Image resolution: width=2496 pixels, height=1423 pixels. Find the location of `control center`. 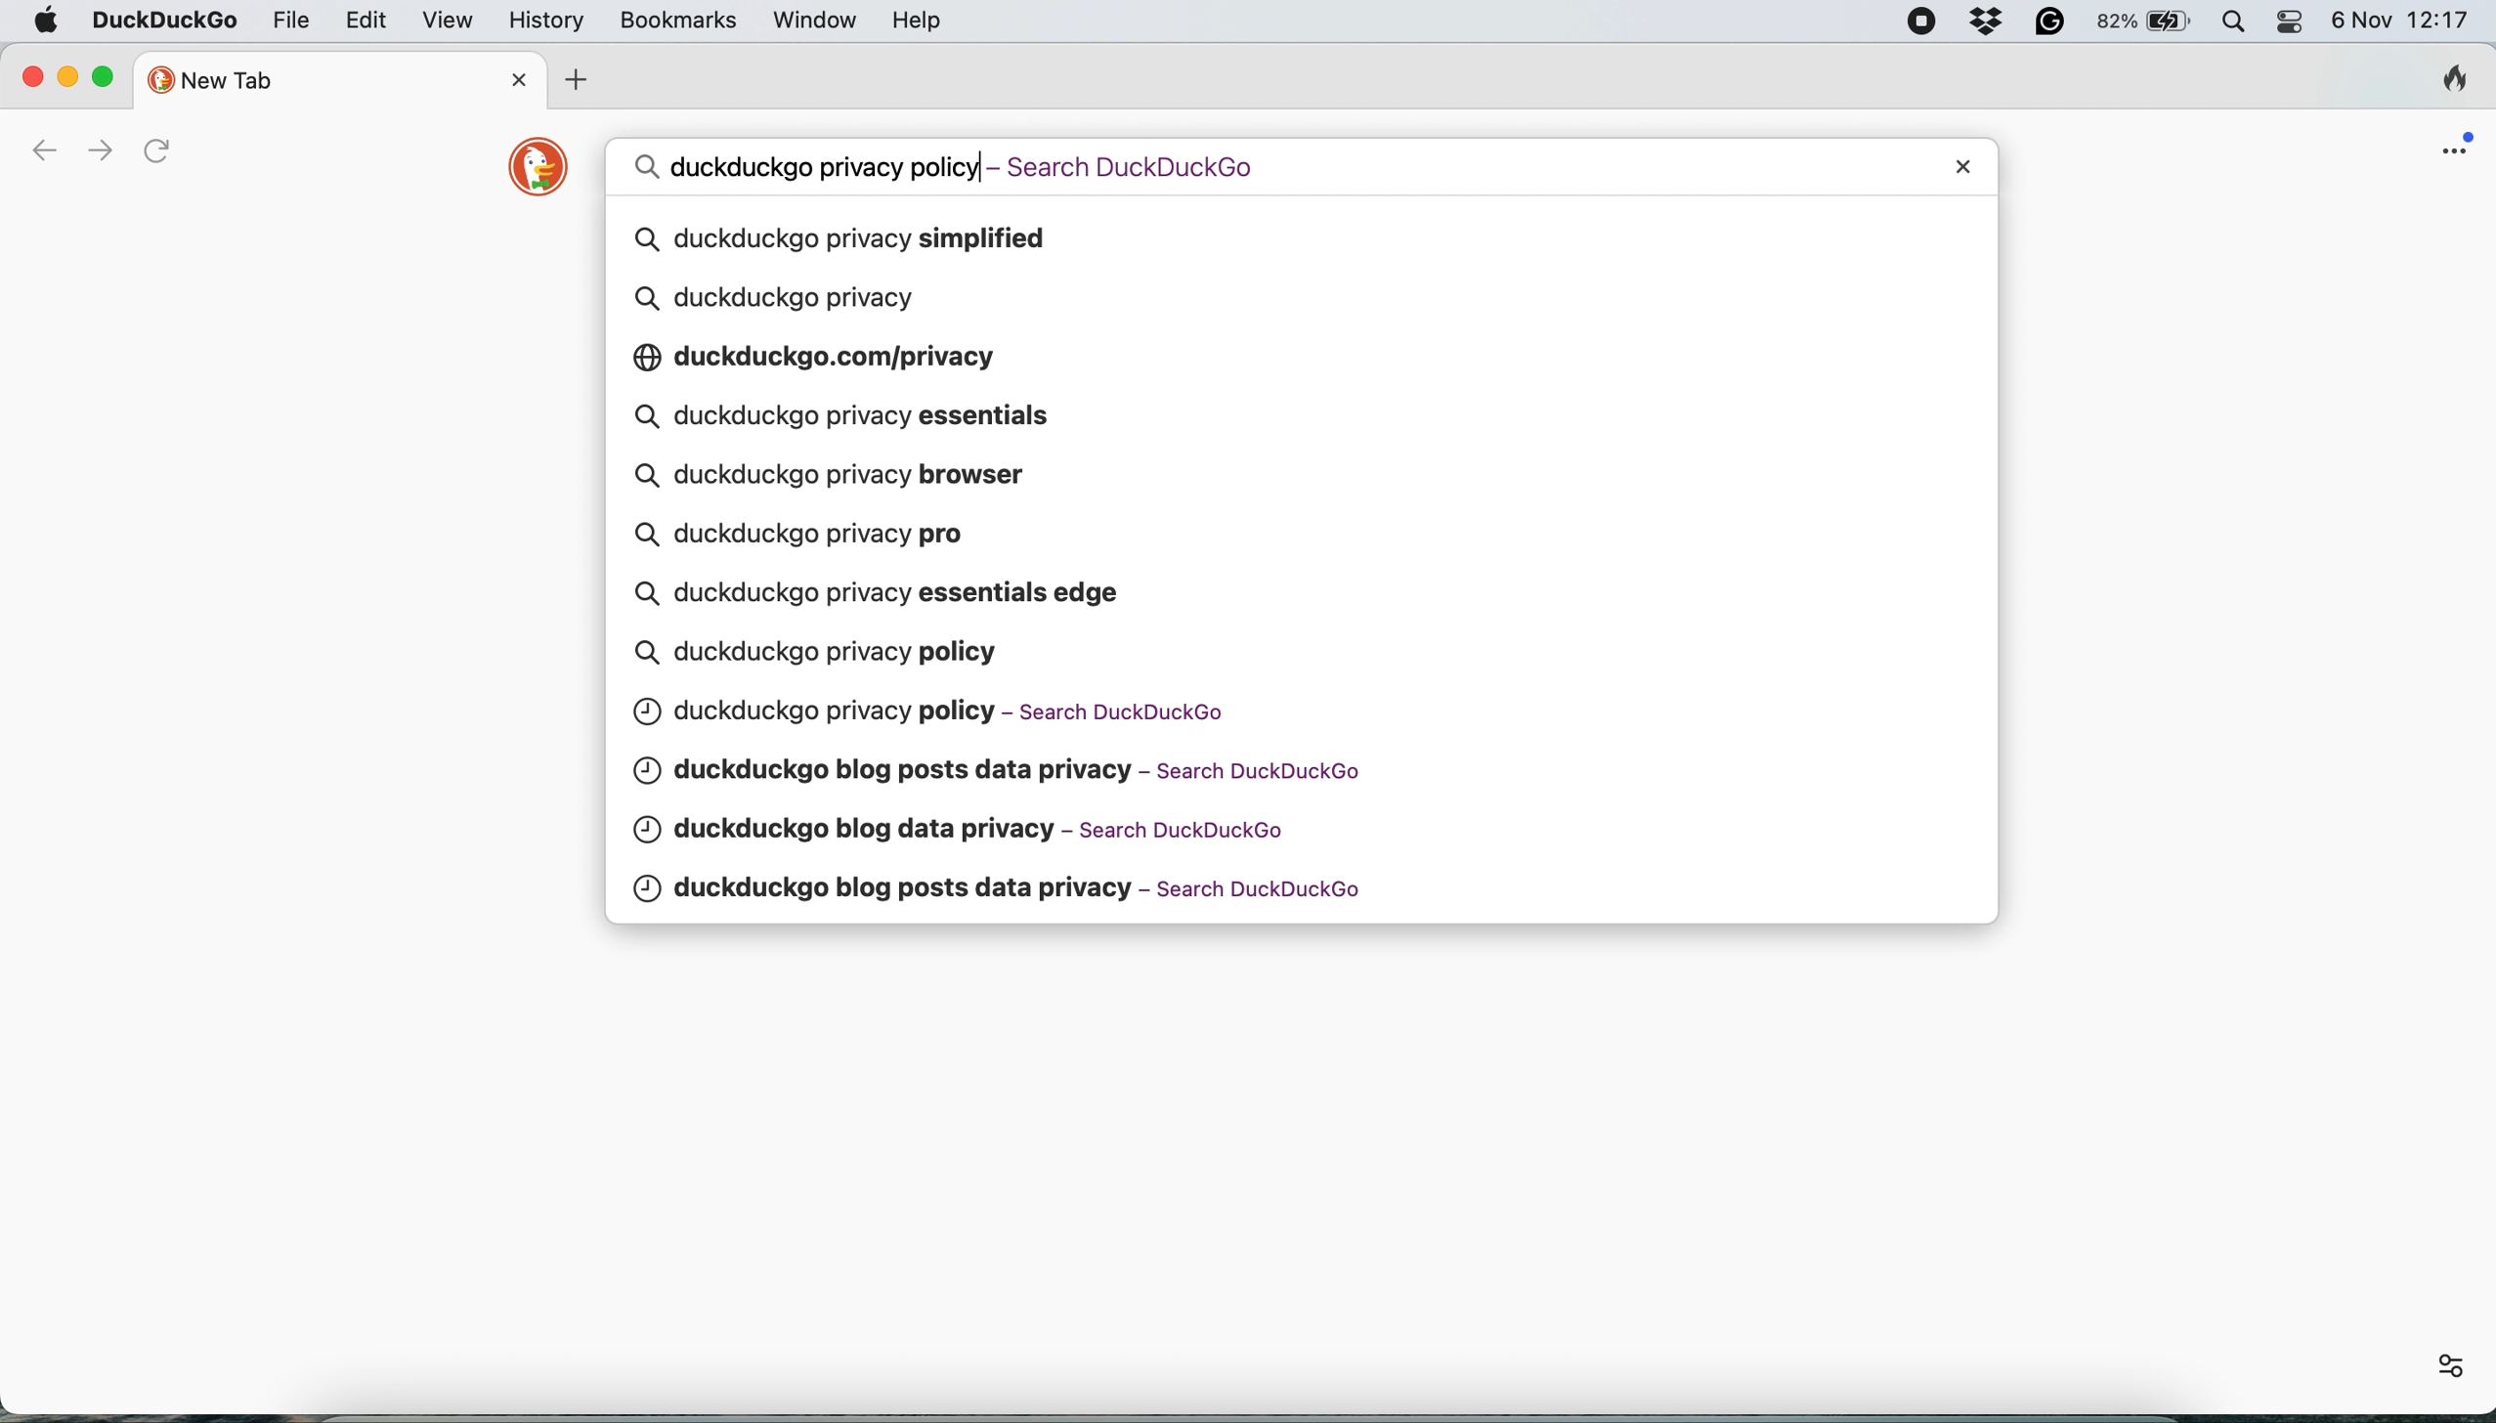

control center is located at coordinates (2288, 23).